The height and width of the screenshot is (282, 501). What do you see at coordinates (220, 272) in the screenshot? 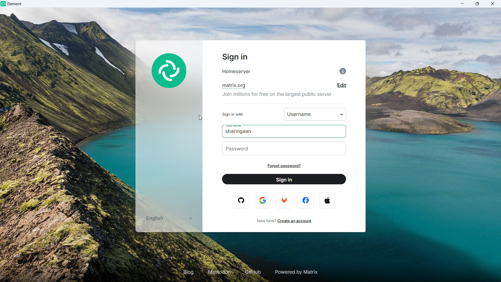
I see `Mastodon ` at bounding box center [220, 272].